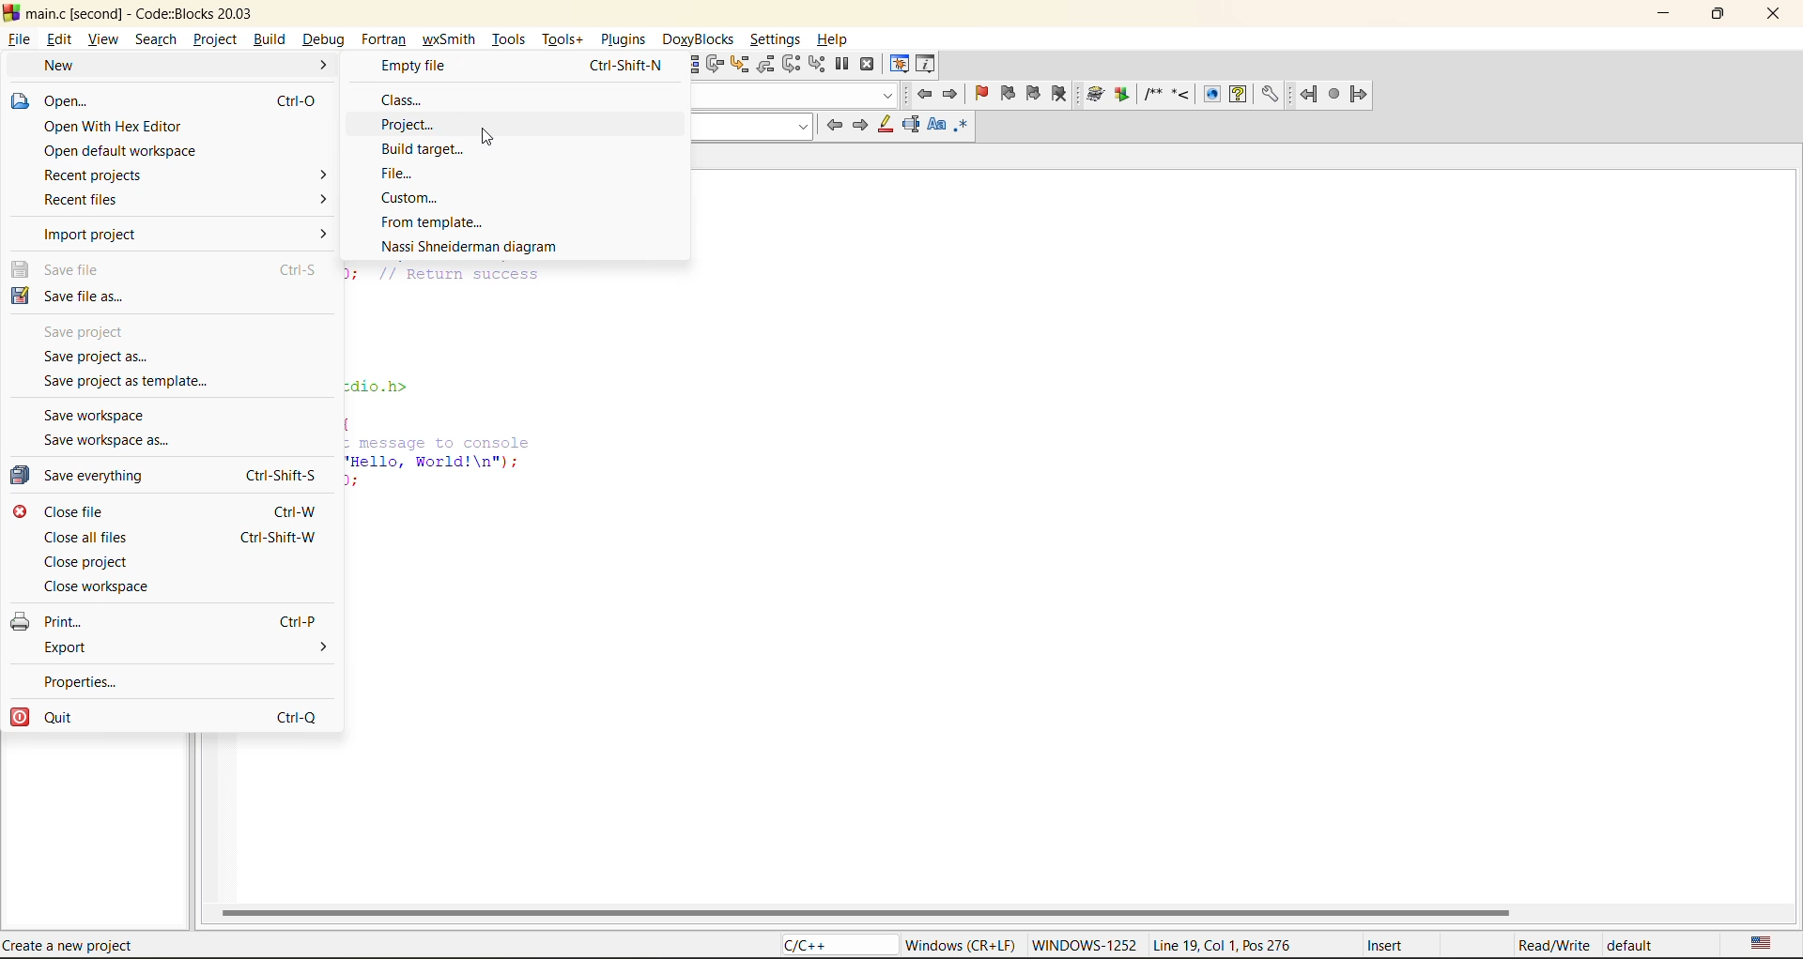 The image size is (1803, 959). I want to click on stop debugger, so click(866, 65).